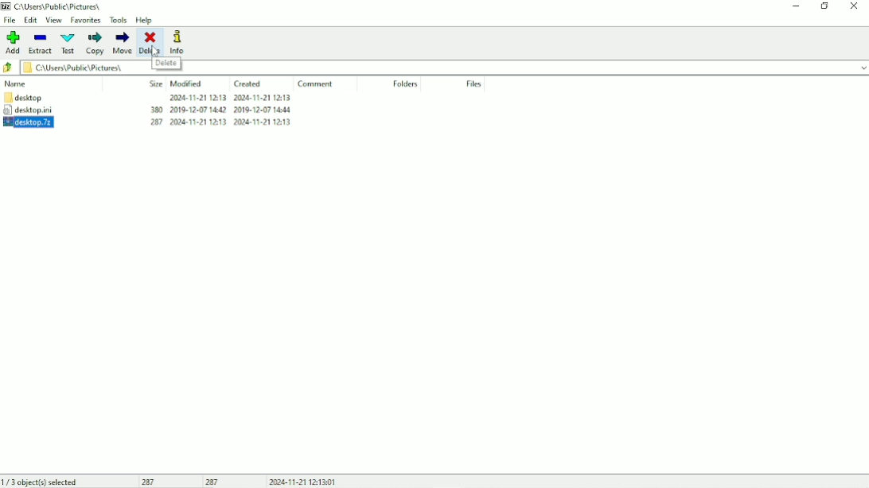 The height and width of the screenshot is (488, 869). What do you see at coordinates (216, 120) in the screenshot?
I see `87 2004-11-21 1213 2048-11-21 1213` at bounding box center [216, 120].